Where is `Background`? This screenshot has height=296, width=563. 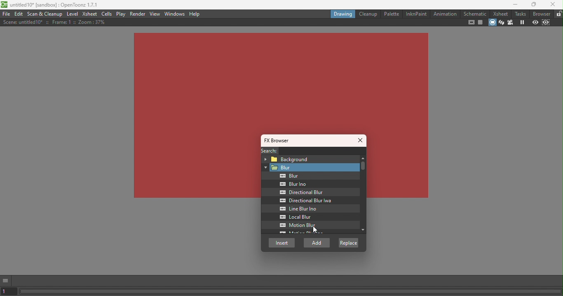
Background is located at coordinates (308, 159).